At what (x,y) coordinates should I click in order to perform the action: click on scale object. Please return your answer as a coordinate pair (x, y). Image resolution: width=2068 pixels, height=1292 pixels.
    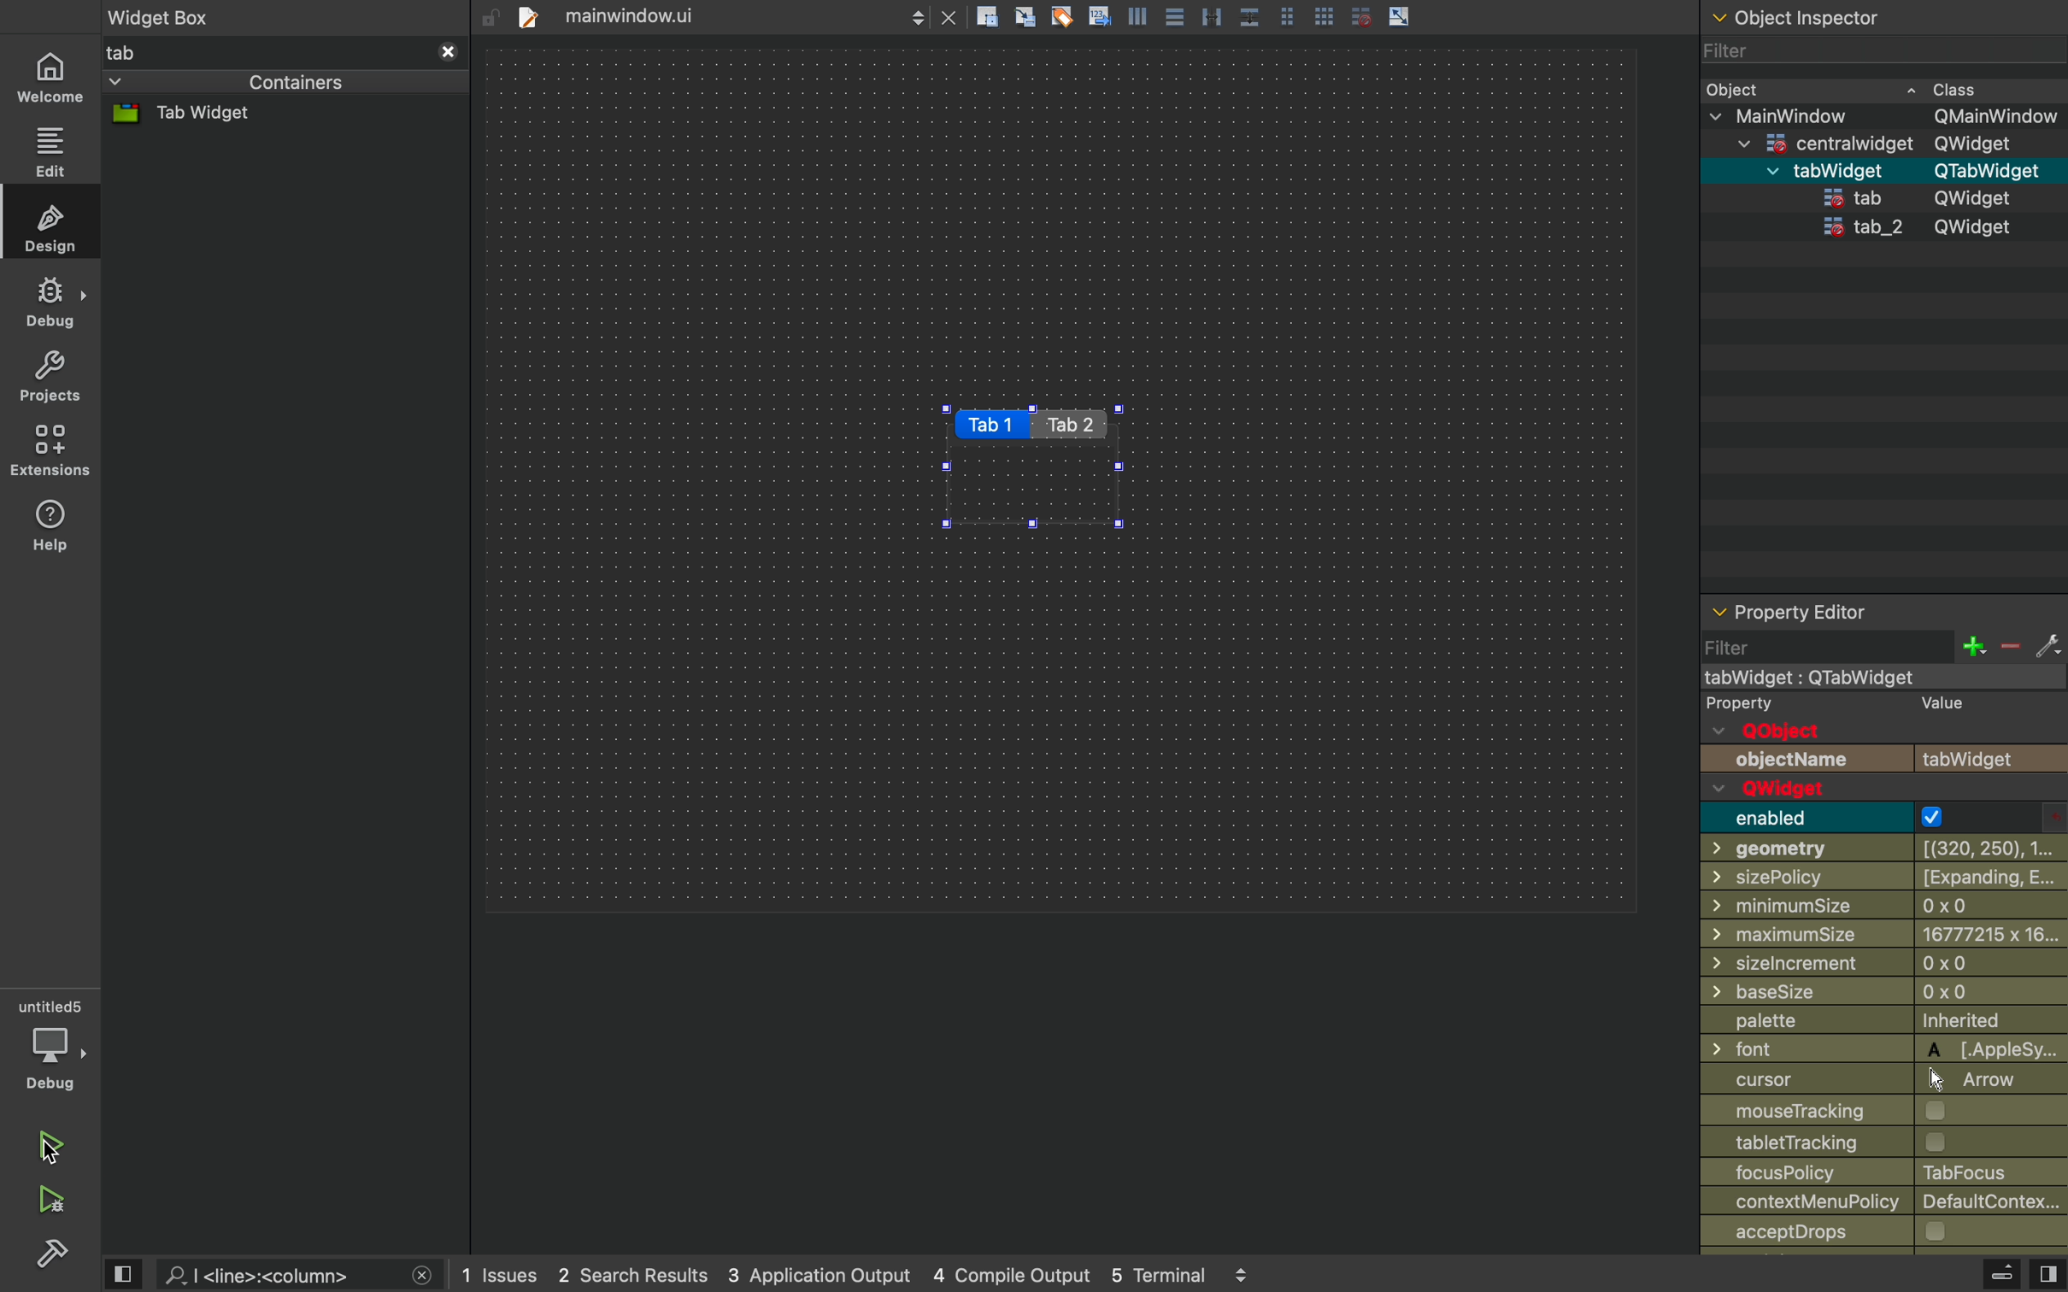
    Looking at the image, I should click on (1399, 15).